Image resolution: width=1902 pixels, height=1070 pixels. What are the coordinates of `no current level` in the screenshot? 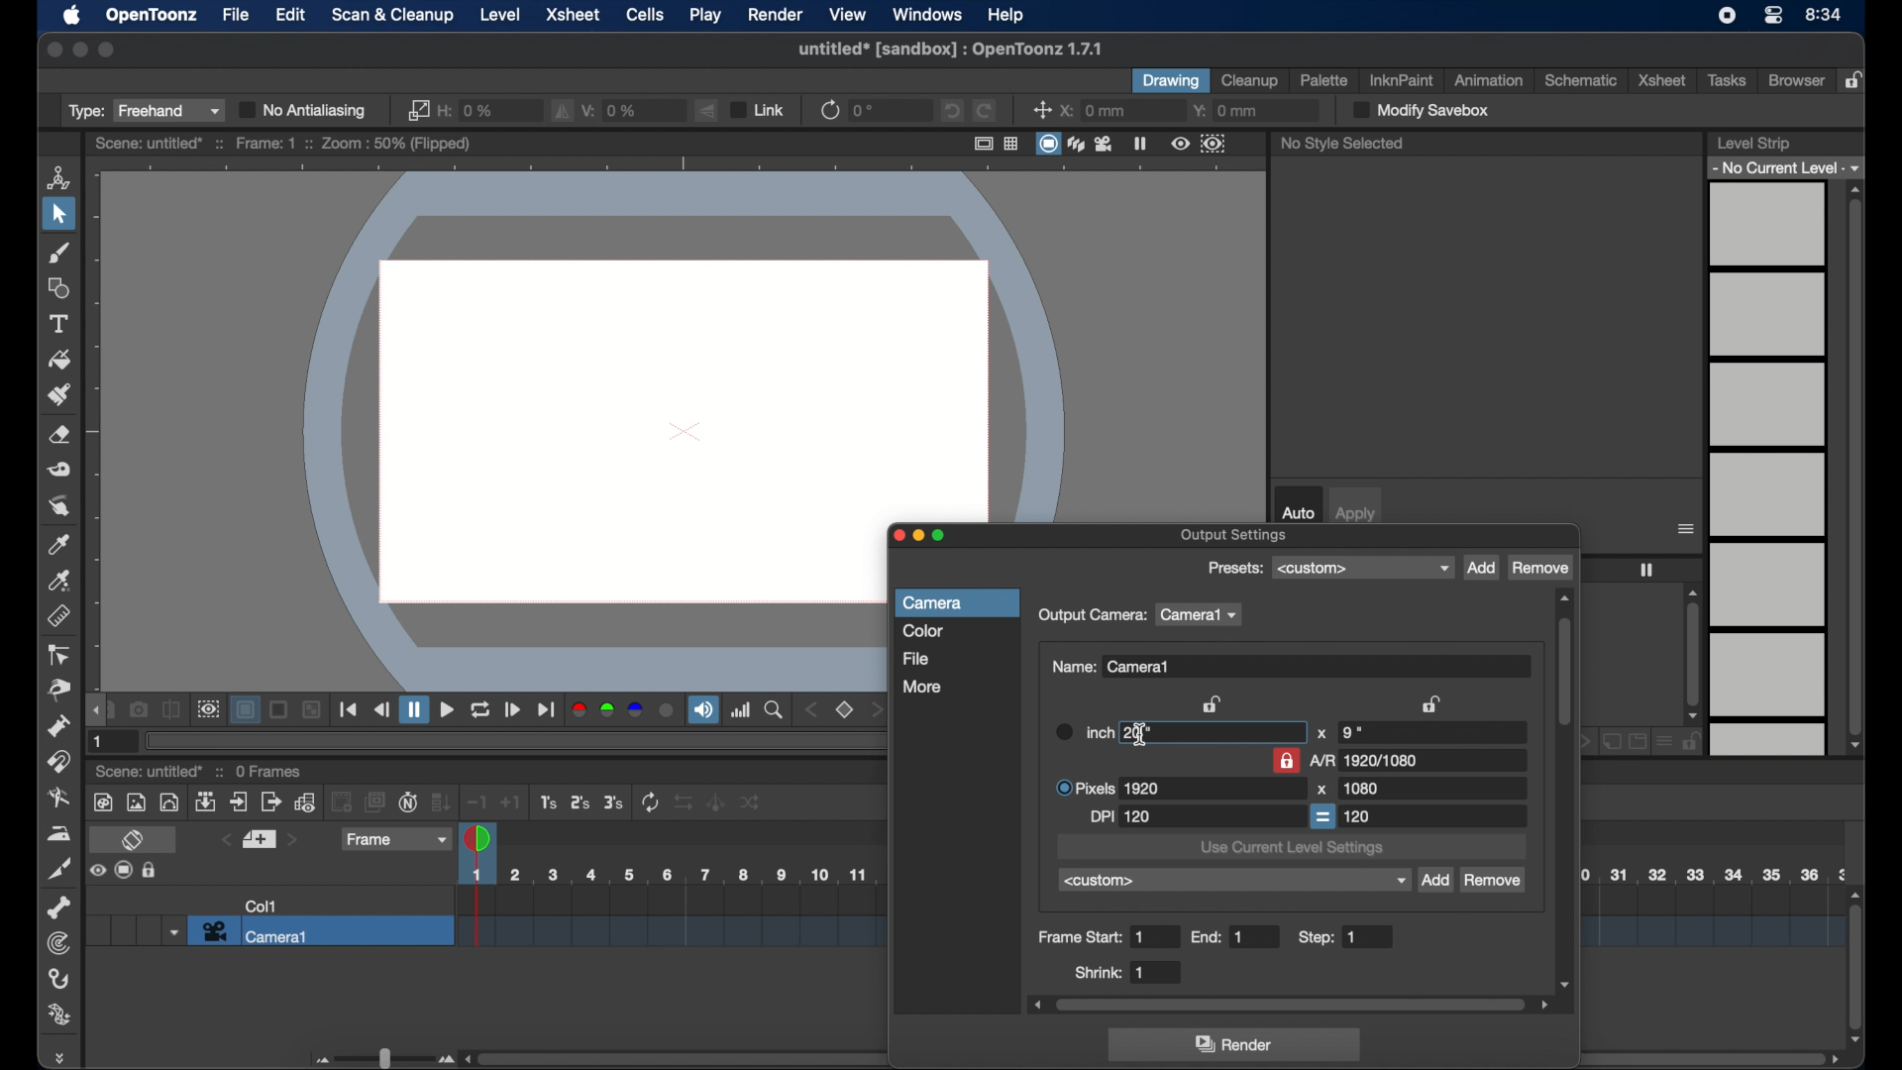 It's located at (1788, 166).